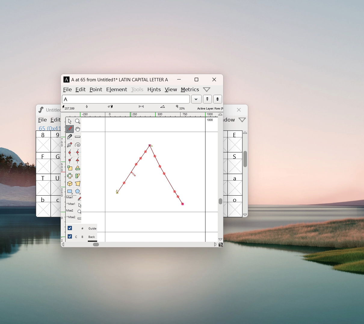 Image resolution: width=364 pixels, height=324 pixels. Describe the element at coordinates (214, 79) in the screenshot. I see `close` at that location.